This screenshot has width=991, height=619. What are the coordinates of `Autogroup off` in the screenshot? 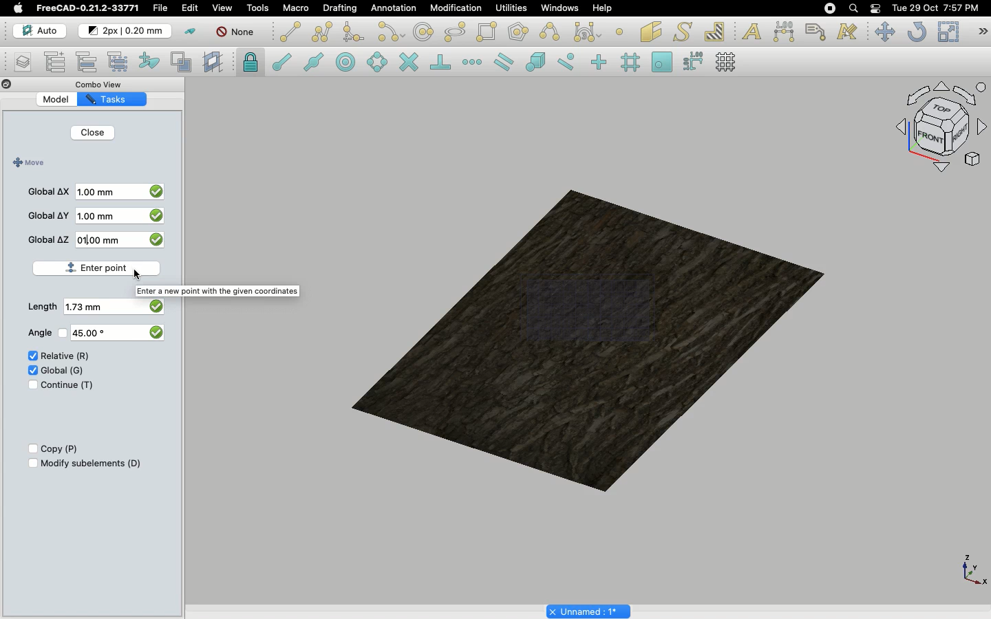 It's located at (237, 33).